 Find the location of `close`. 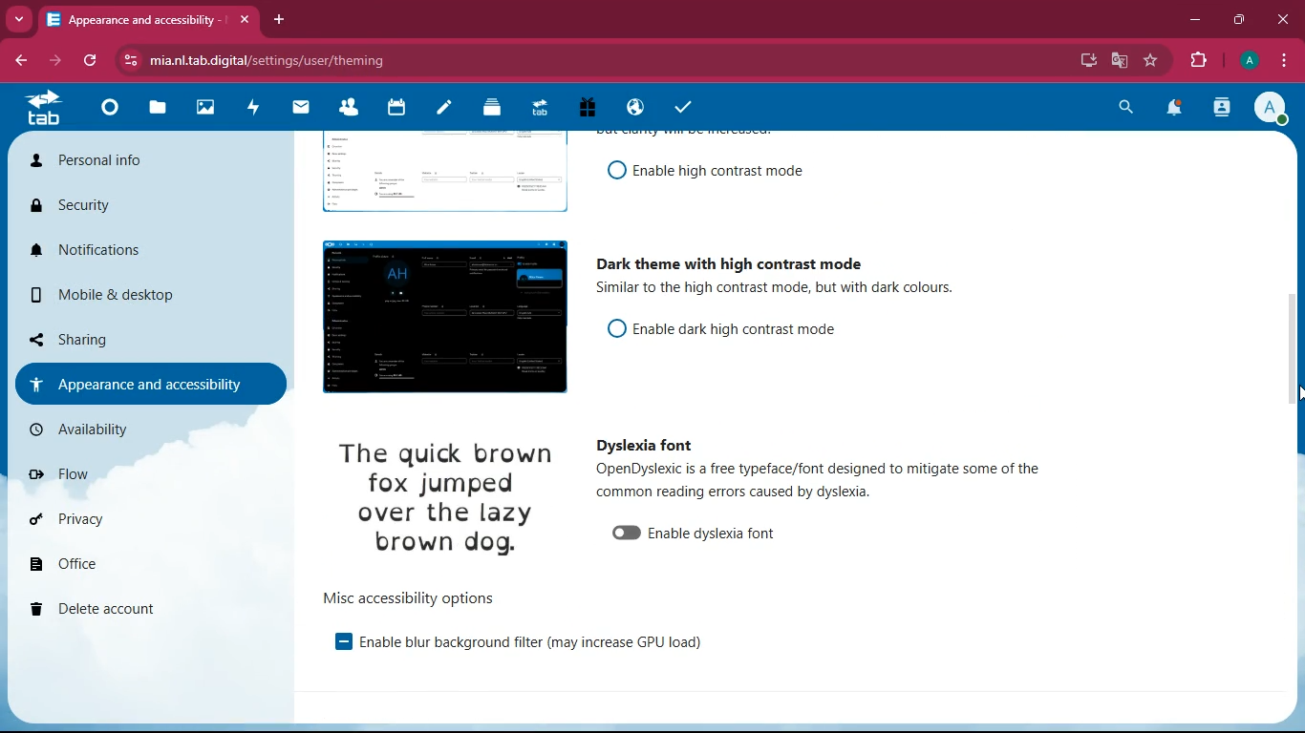

close is located at coordinates (1281, 22).